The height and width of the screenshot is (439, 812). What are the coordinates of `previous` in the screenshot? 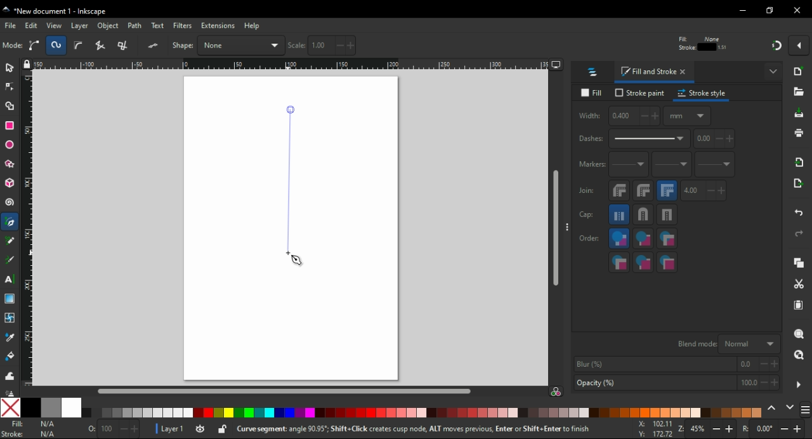 It's located at (773, 409).